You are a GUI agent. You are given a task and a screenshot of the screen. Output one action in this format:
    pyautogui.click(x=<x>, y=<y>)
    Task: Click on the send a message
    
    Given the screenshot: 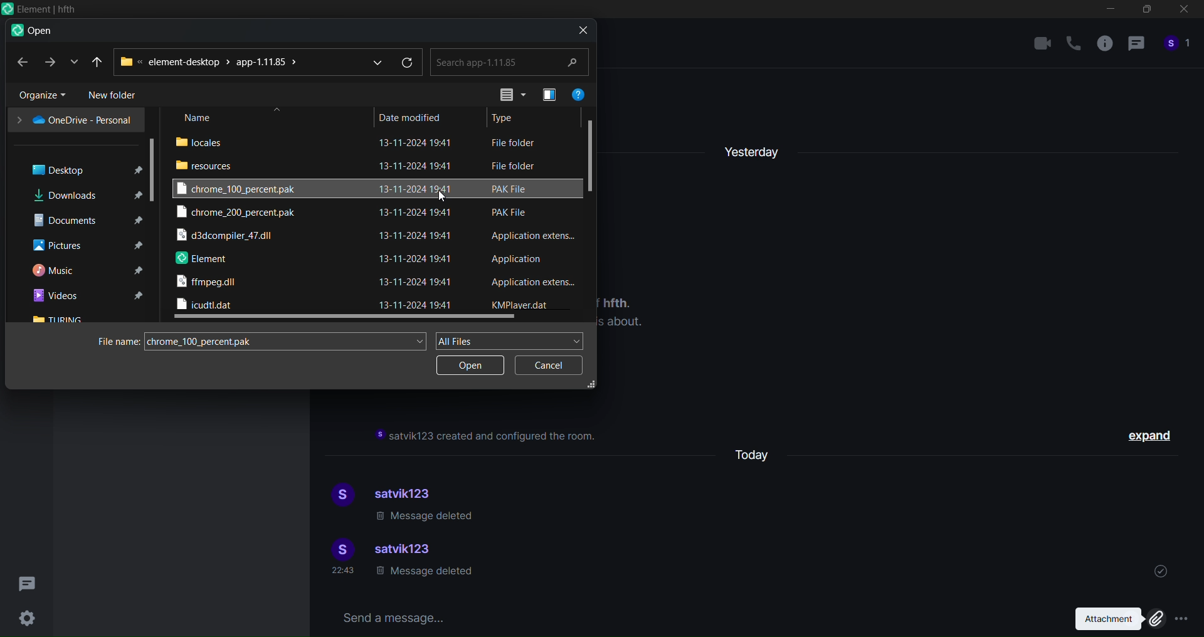 What is the action you would take?
    pyautogui.click(x=686, y=616)
    